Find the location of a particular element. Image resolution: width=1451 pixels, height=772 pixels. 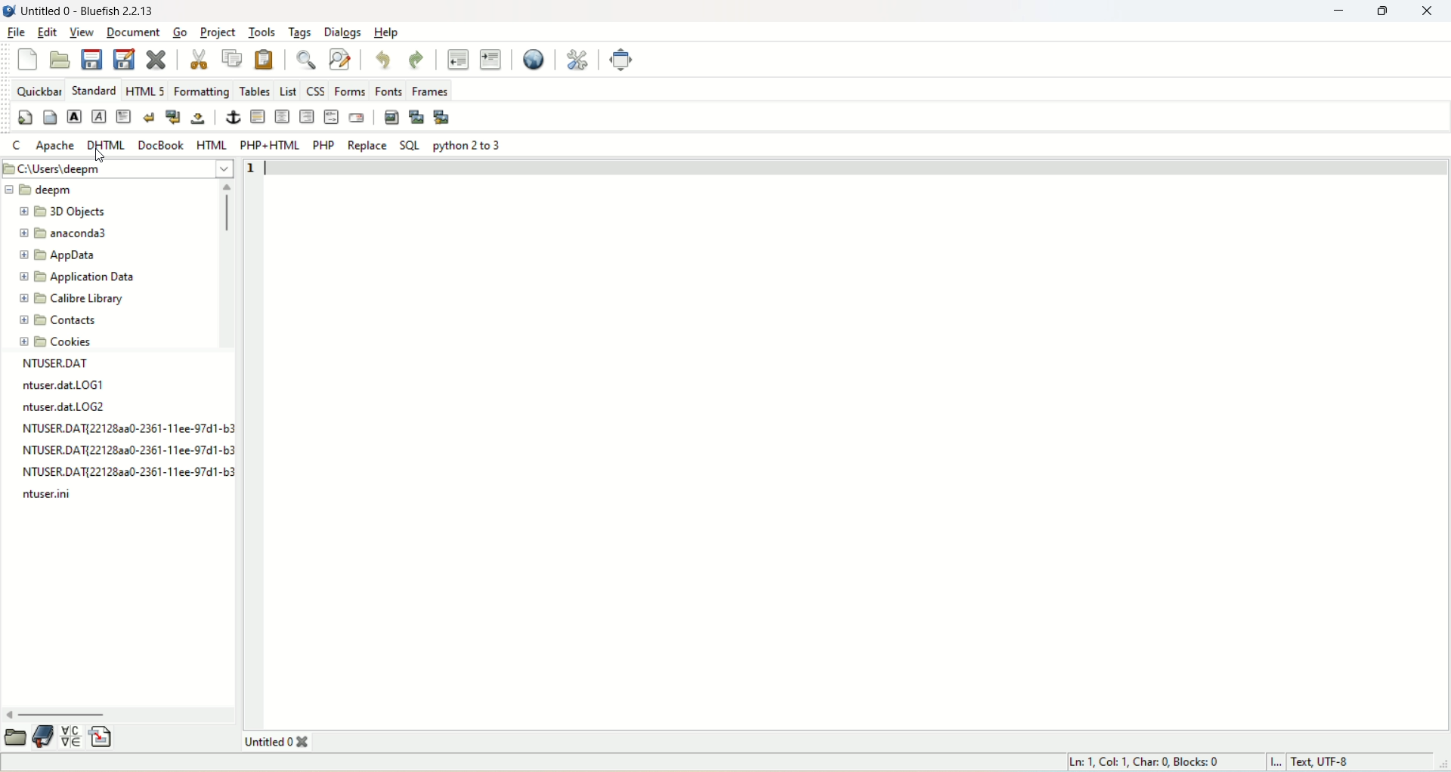

non-breaking space is located at coordinates (198, 119).